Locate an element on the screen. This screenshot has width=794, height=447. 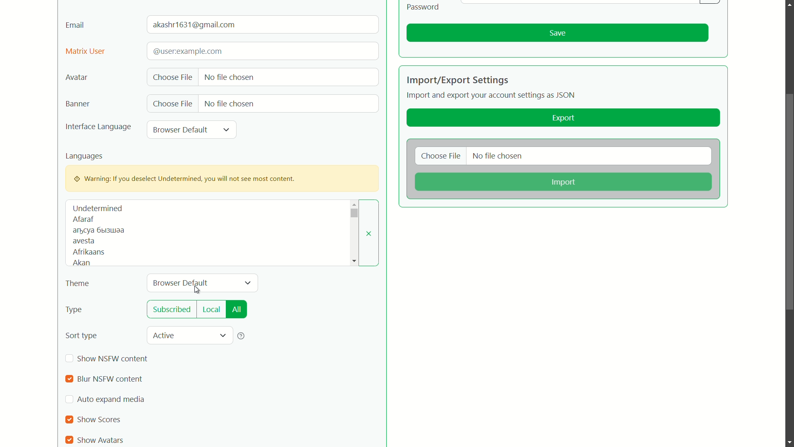
no file chosen is located at coordinates (229, 76).